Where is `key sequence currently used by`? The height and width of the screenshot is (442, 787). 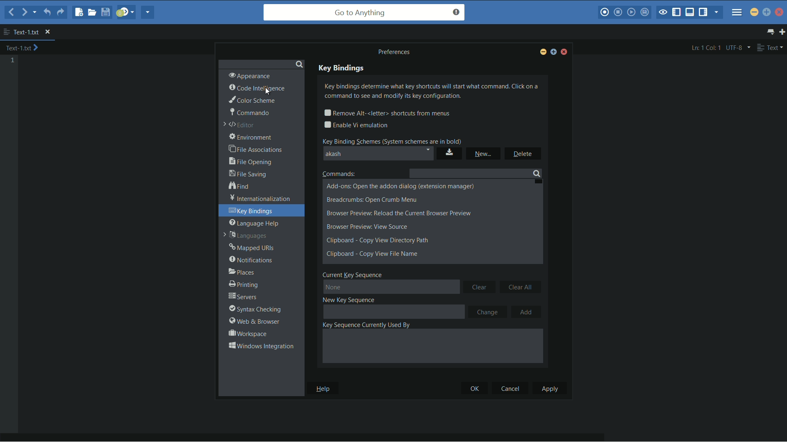
key sequence currently used by is located at coordinates (366, 325).